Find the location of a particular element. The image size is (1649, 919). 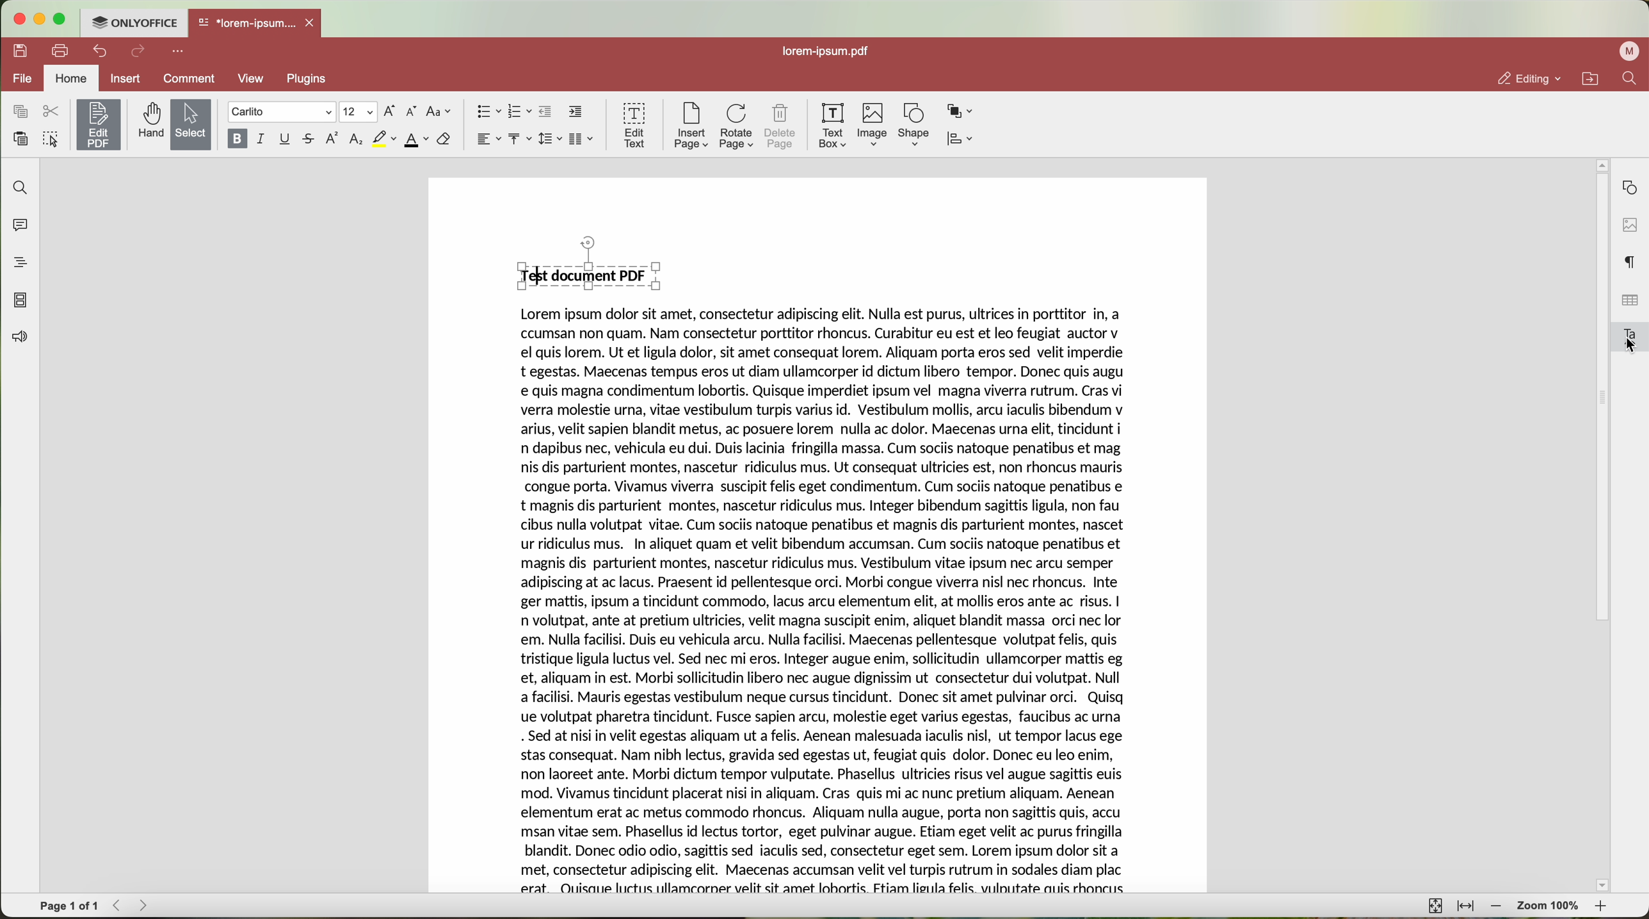

print is located at coordinates (60, 50).